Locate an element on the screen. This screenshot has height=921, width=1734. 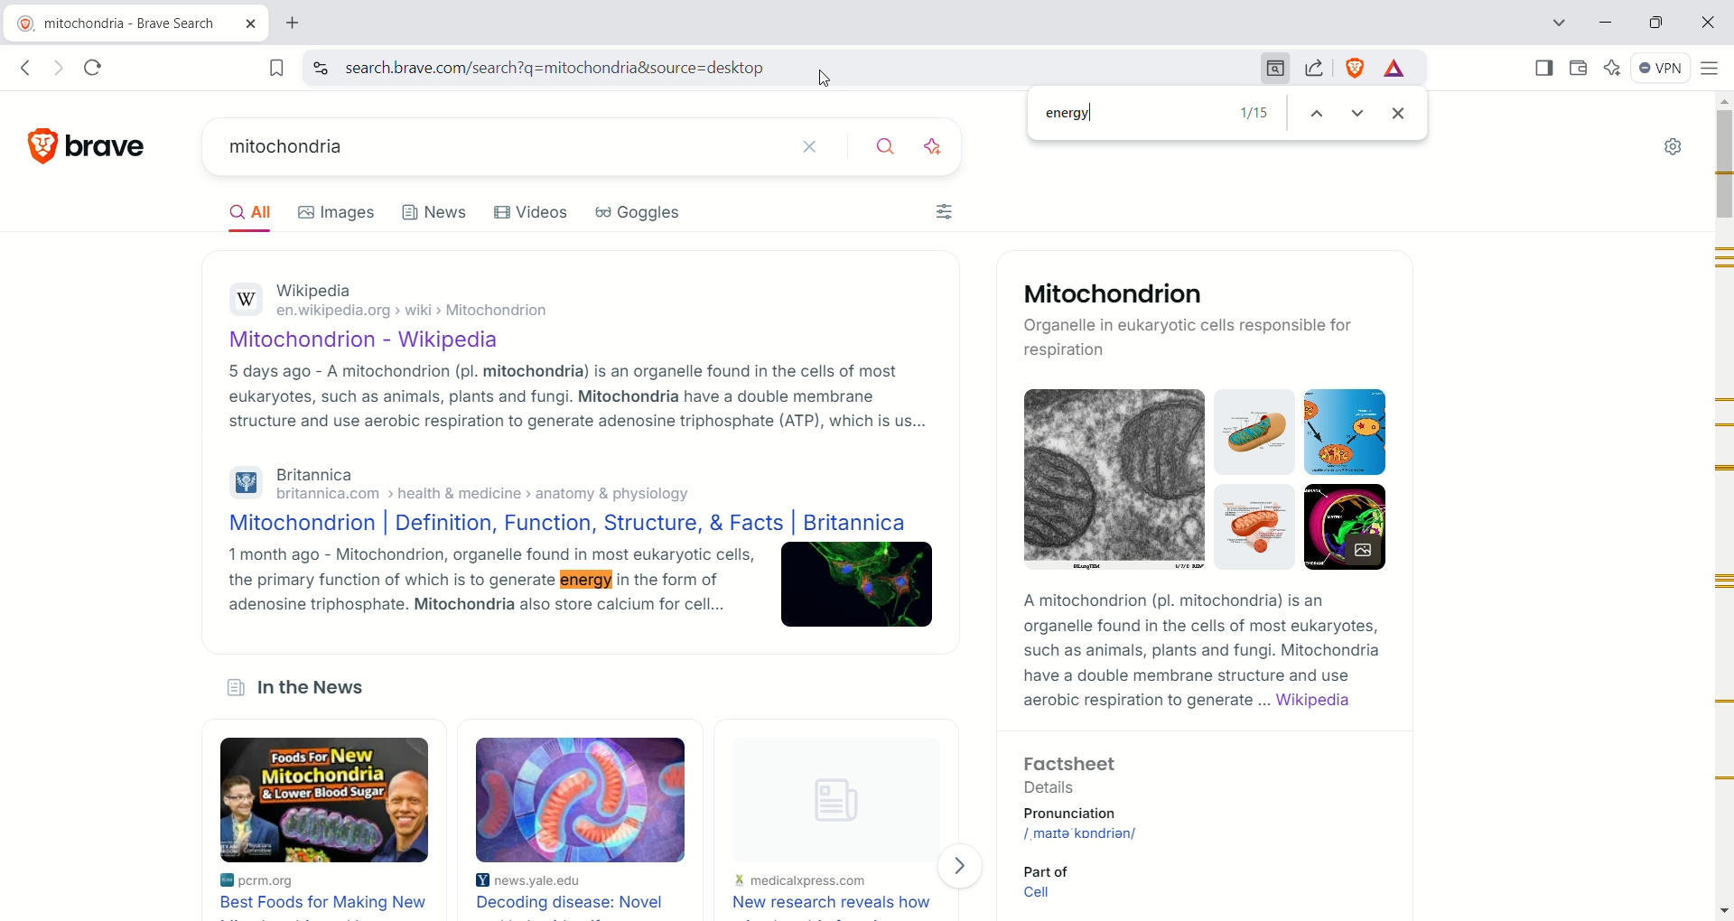
aerobic respiration to generate ... is located at coordinates (1148, 702).